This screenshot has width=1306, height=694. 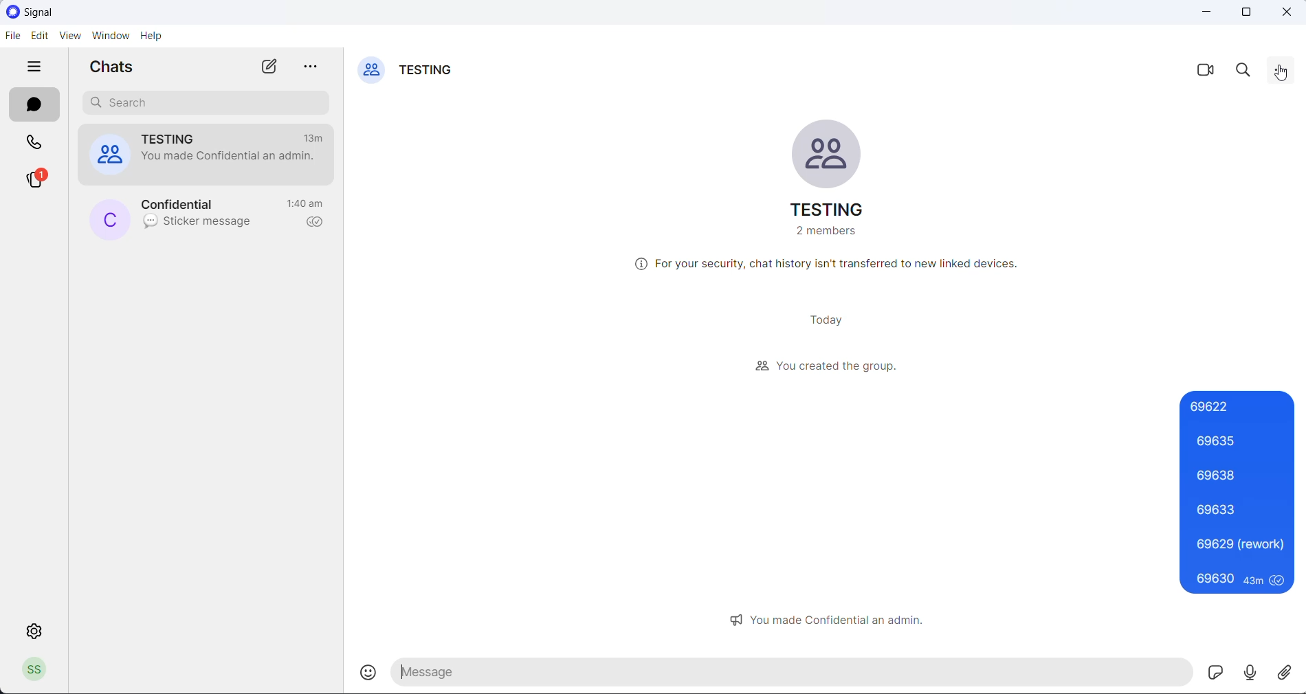 What do you see at coordinates (834, 618) in the screenshot?
I see `admin notification` at bounding box center [834, 618].